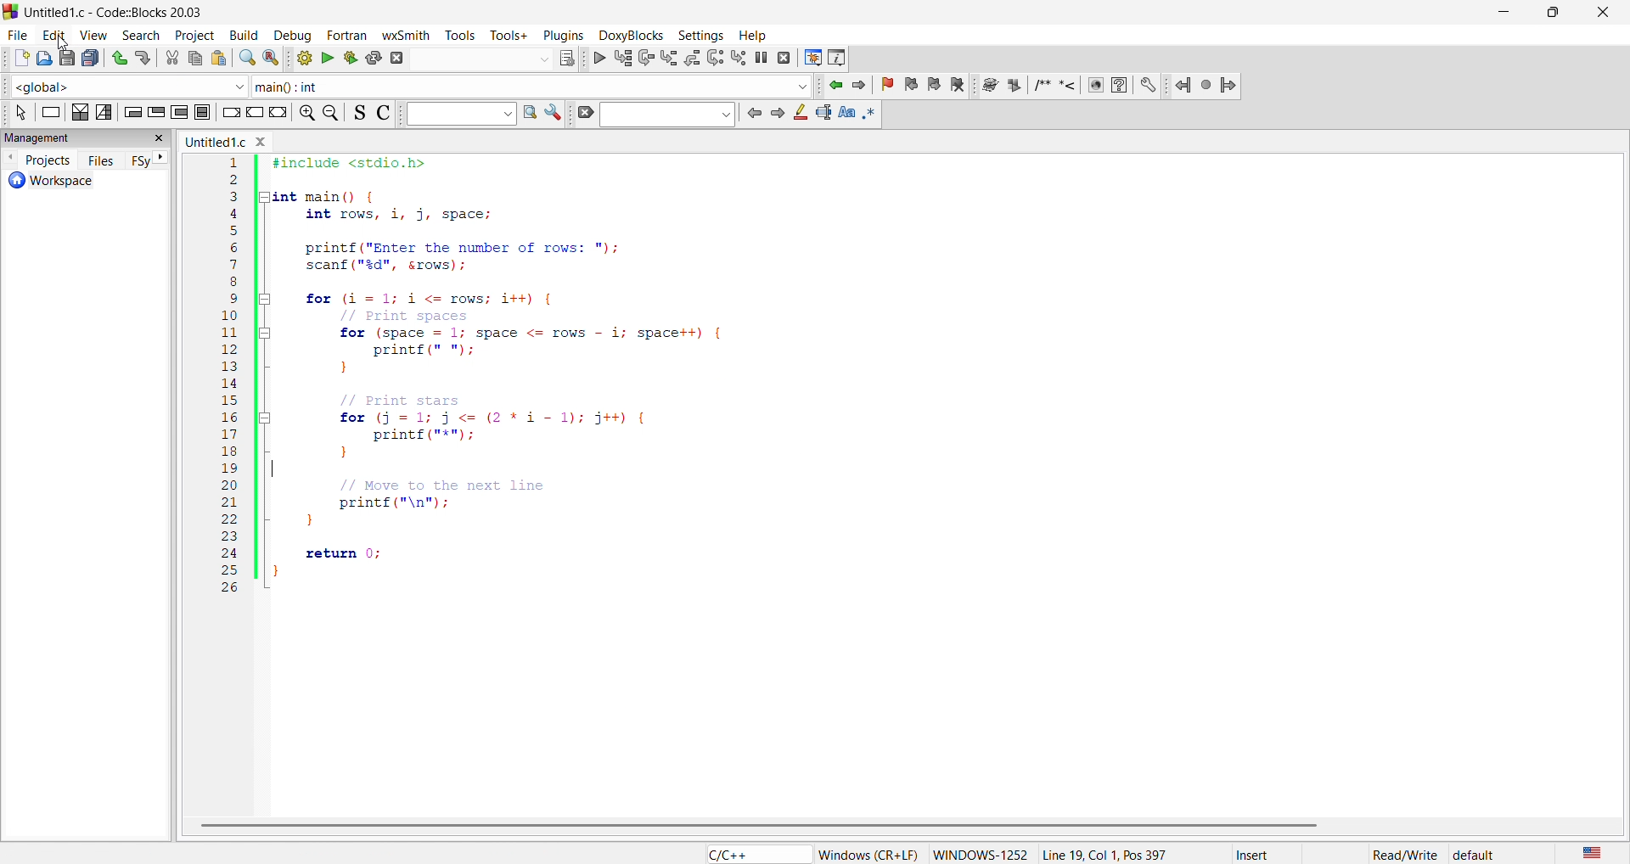  Describe the element at coordinates (715, 56) in the screenshot. I see `next instruction` at that location.